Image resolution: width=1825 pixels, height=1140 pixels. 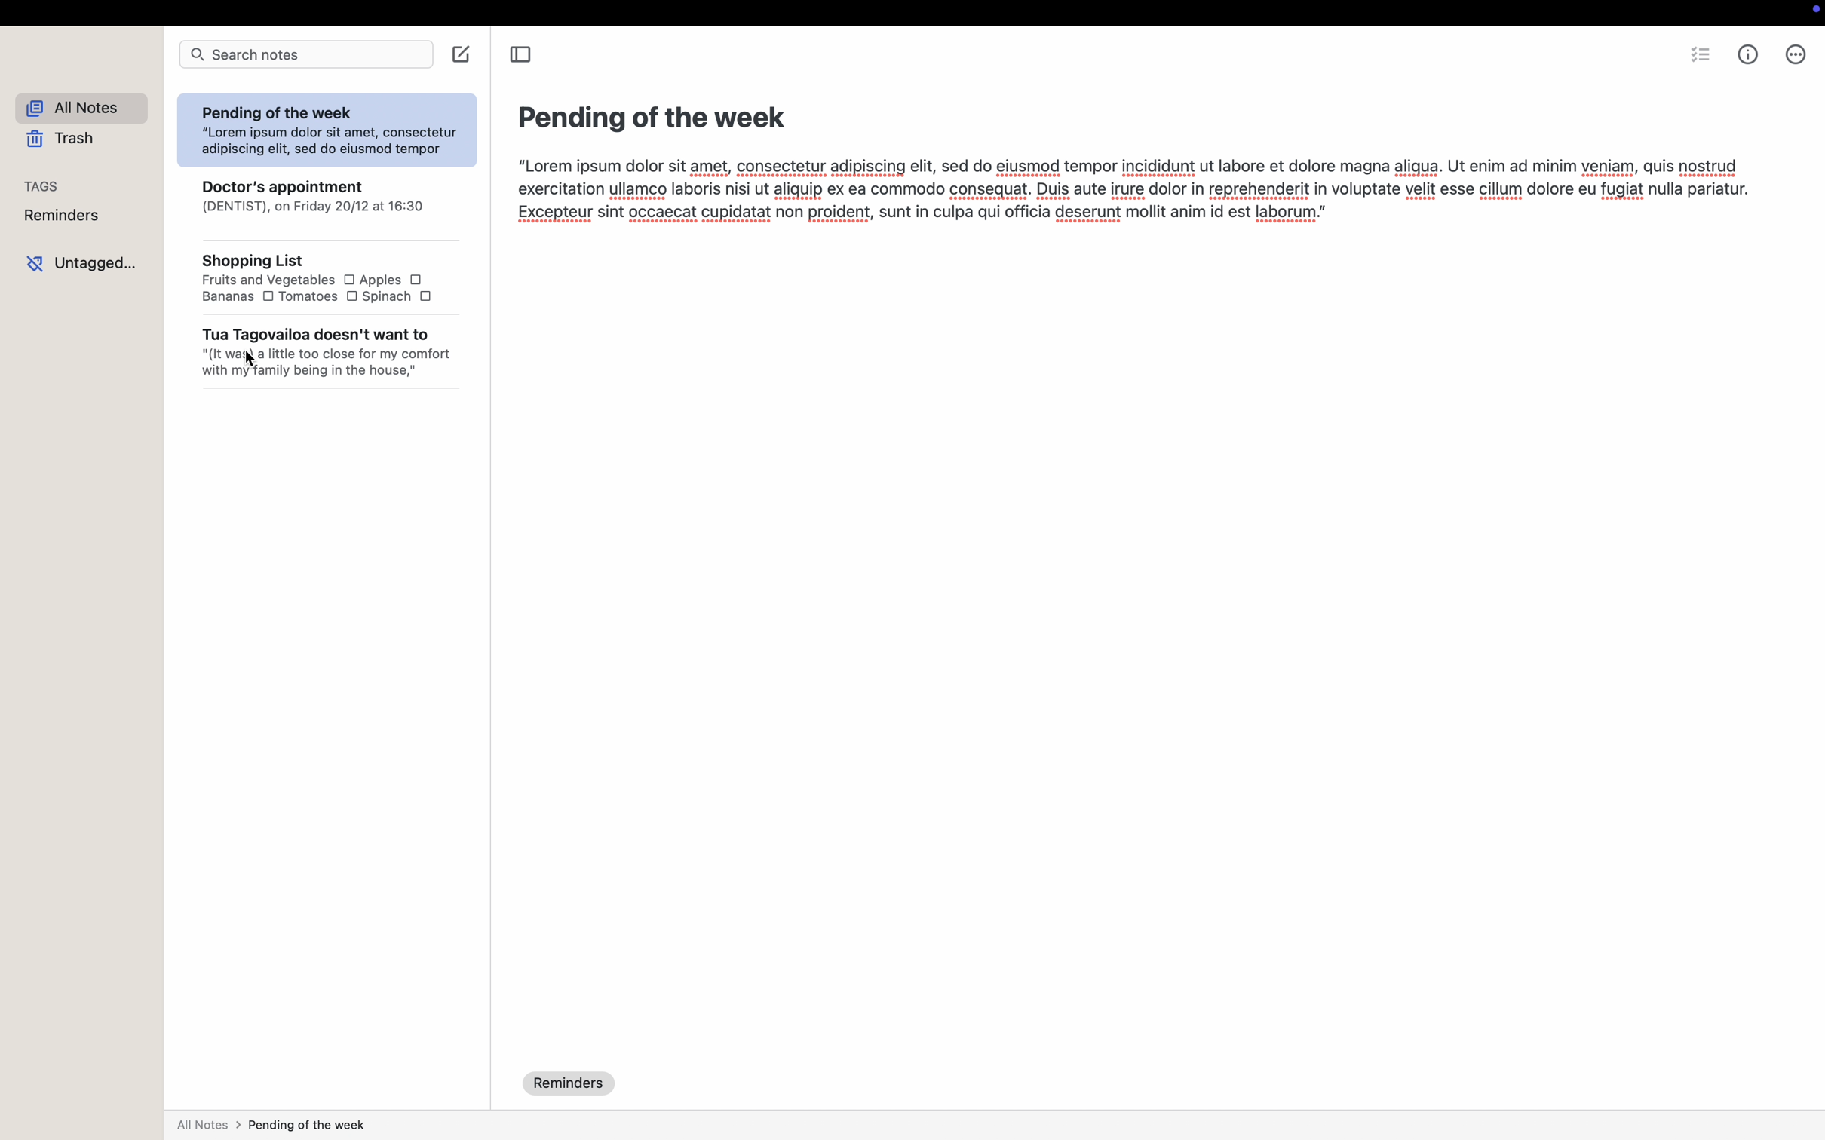 What do you see at coordinates (520, 57) in the screenshot?
I see `toggle sidebar` at bounding box center [520, 57].